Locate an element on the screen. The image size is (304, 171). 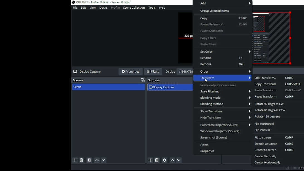
Open source properties is located at coordinates (165, 160).